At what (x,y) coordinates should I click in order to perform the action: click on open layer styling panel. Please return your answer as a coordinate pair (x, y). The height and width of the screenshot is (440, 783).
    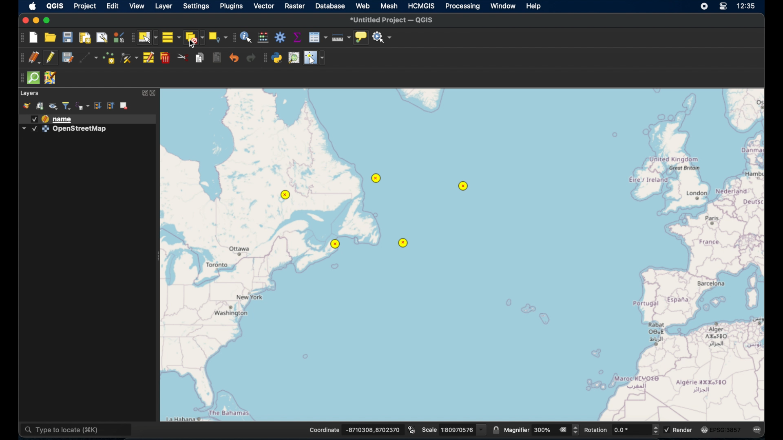
    Looking at the image, I should click on (27, 106).